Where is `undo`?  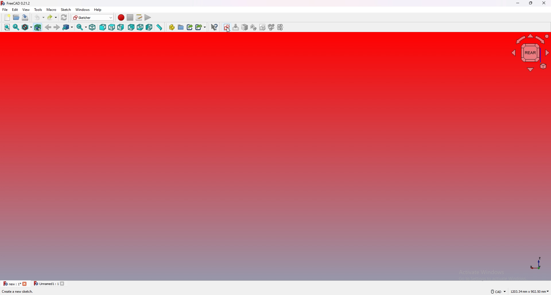 undo is located at coordinates (39, 17).